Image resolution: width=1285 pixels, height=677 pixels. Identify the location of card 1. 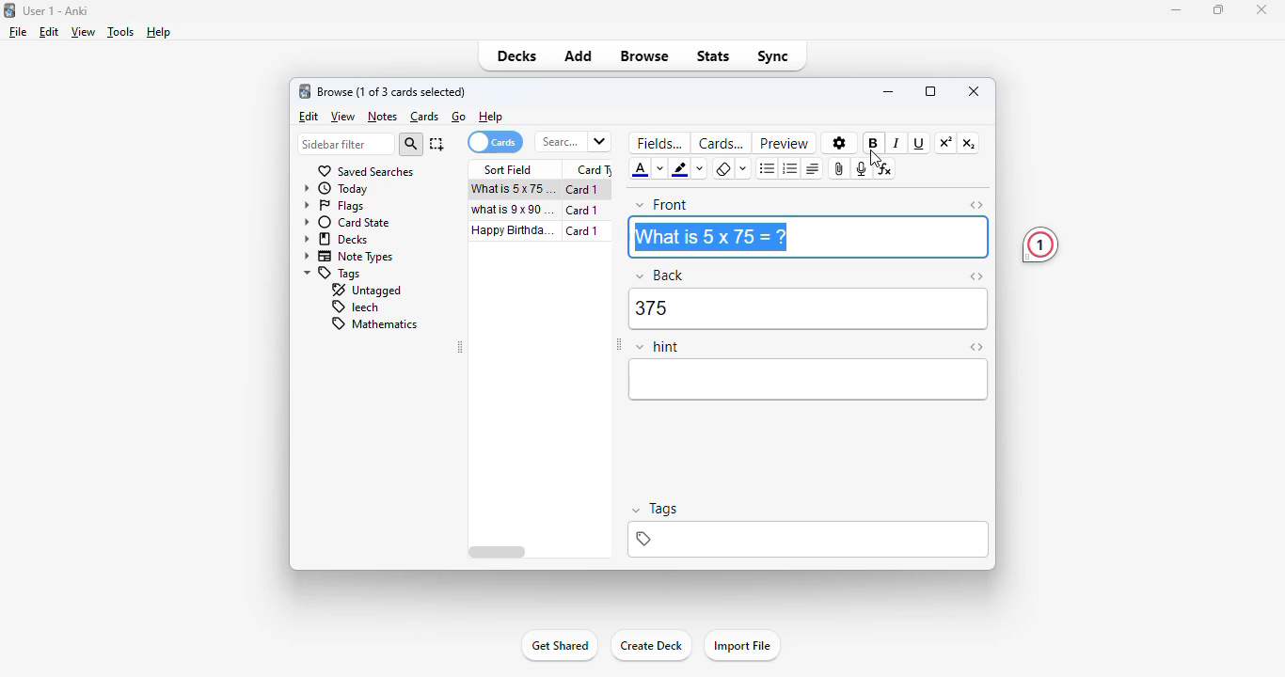
(582, 190).